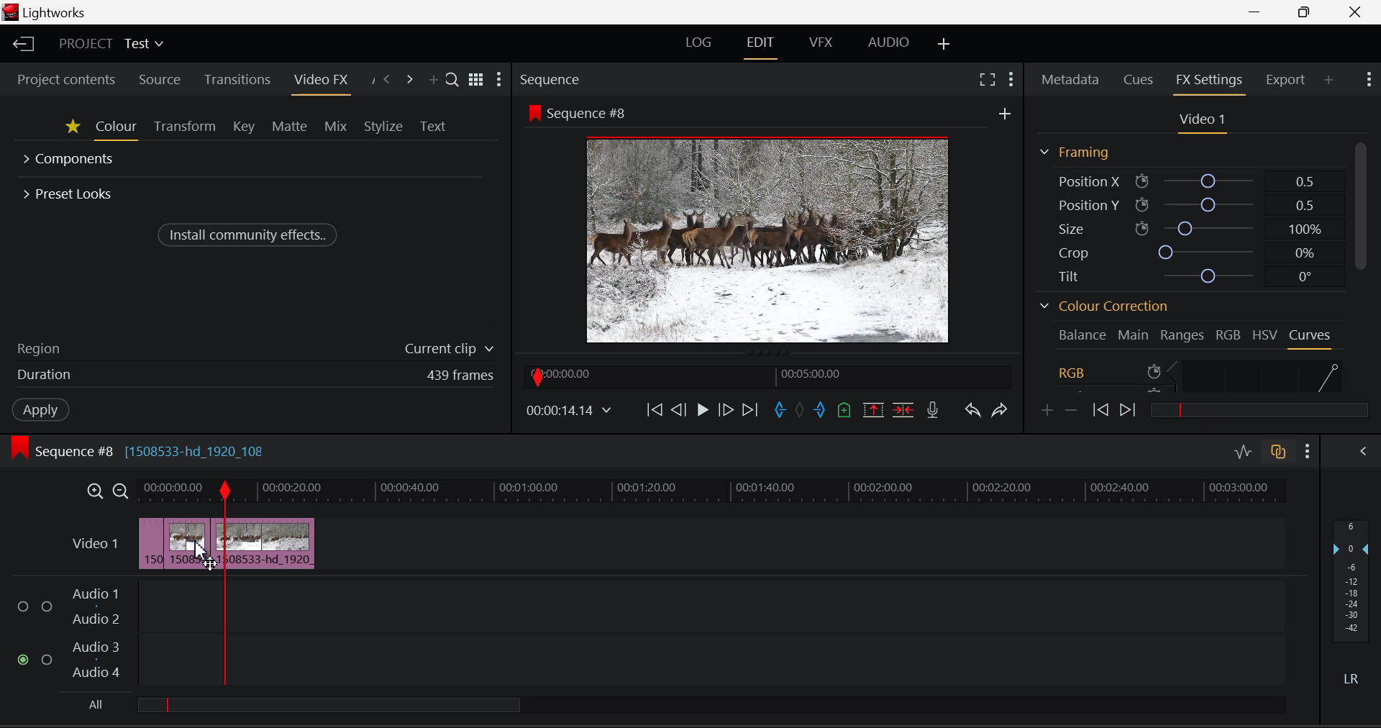 The width and height of the screenshot is (1381, 728). I want to click on RGB, so click(1229, 333).